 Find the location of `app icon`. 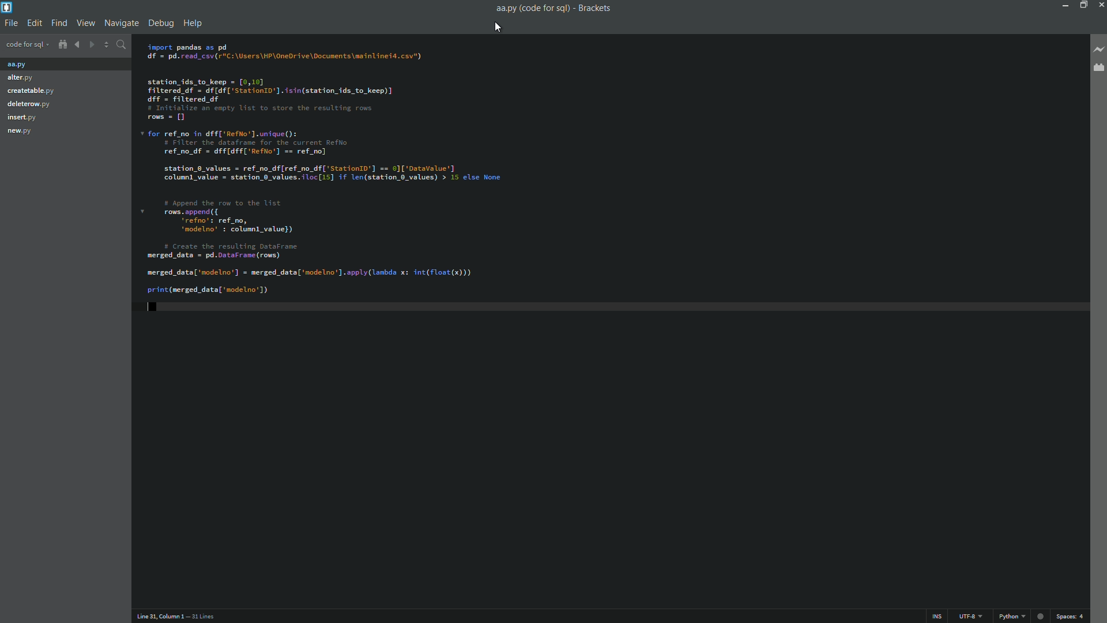

app icon is located at coordinates (7, 7).